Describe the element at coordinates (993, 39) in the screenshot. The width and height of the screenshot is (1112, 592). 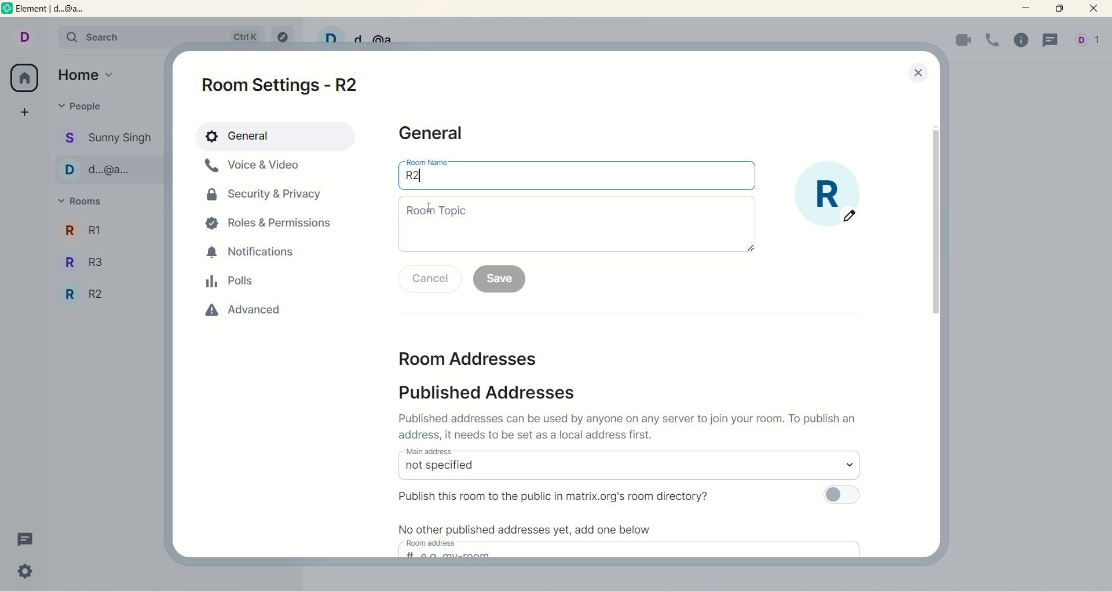
I see `voice call` at that location.